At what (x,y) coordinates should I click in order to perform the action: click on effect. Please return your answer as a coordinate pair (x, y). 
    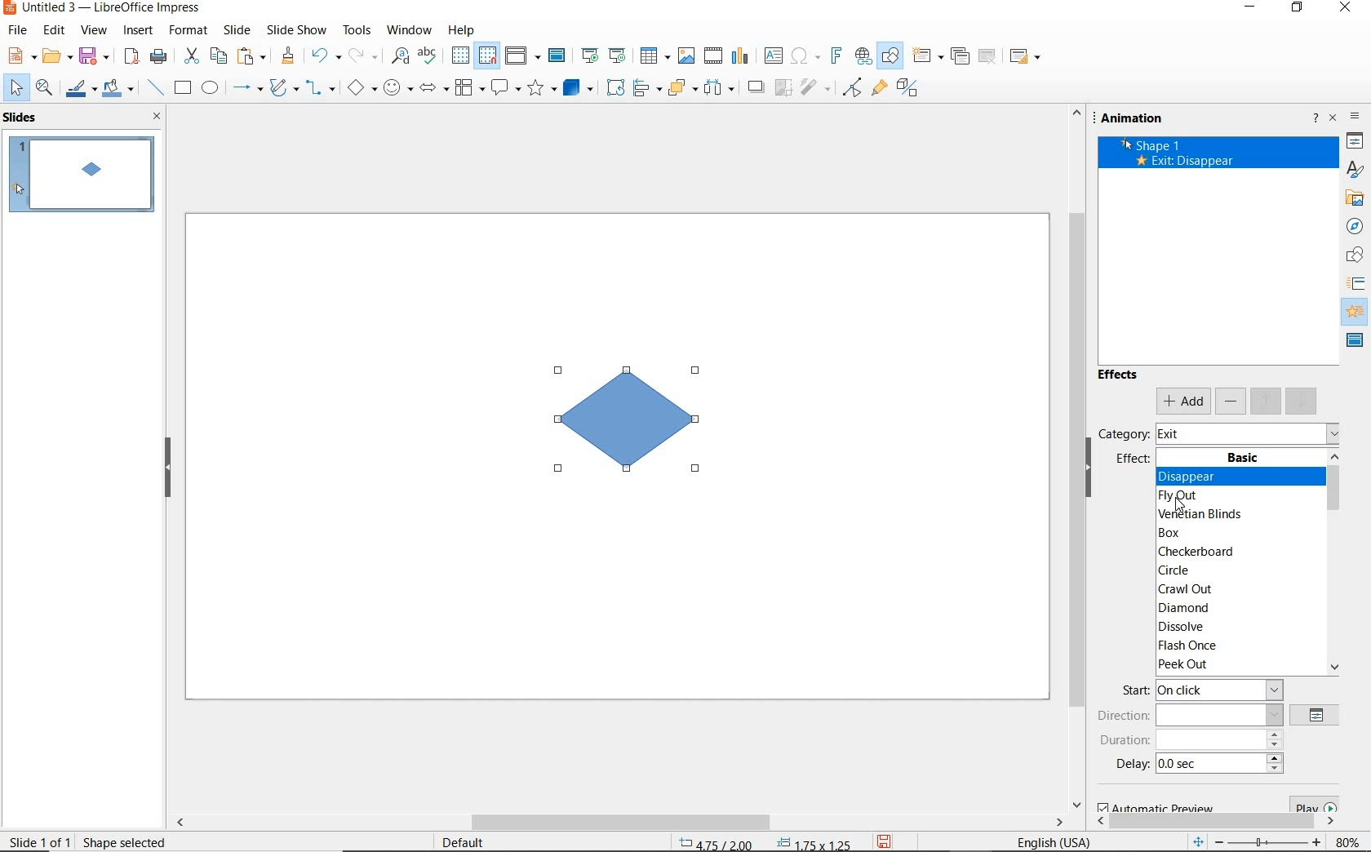
    Looking at the image, I should click on (1134, 460).